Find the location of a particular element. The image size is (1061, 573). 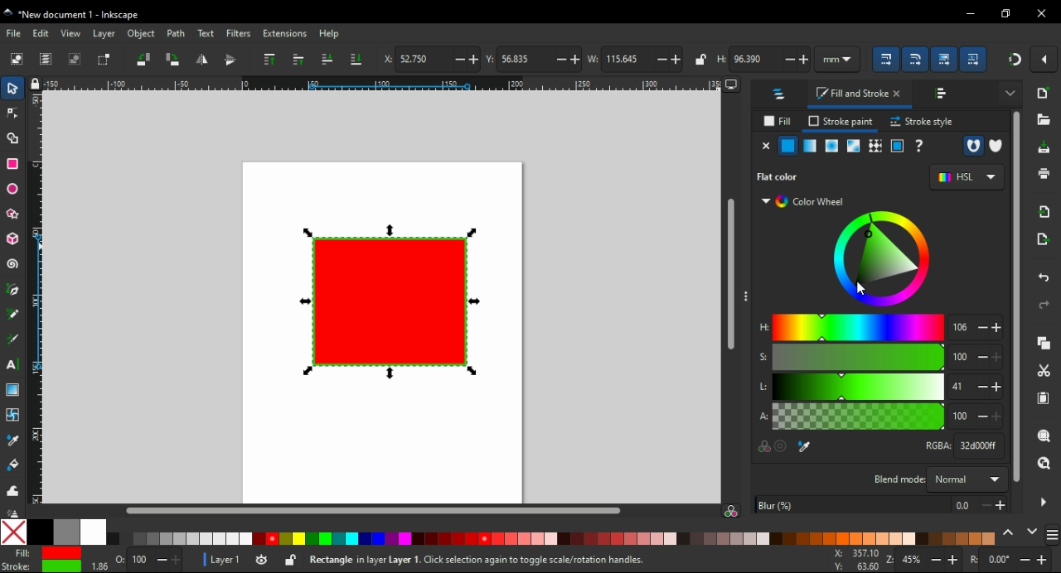

increase/decrease is located at coordinates (991, 417).